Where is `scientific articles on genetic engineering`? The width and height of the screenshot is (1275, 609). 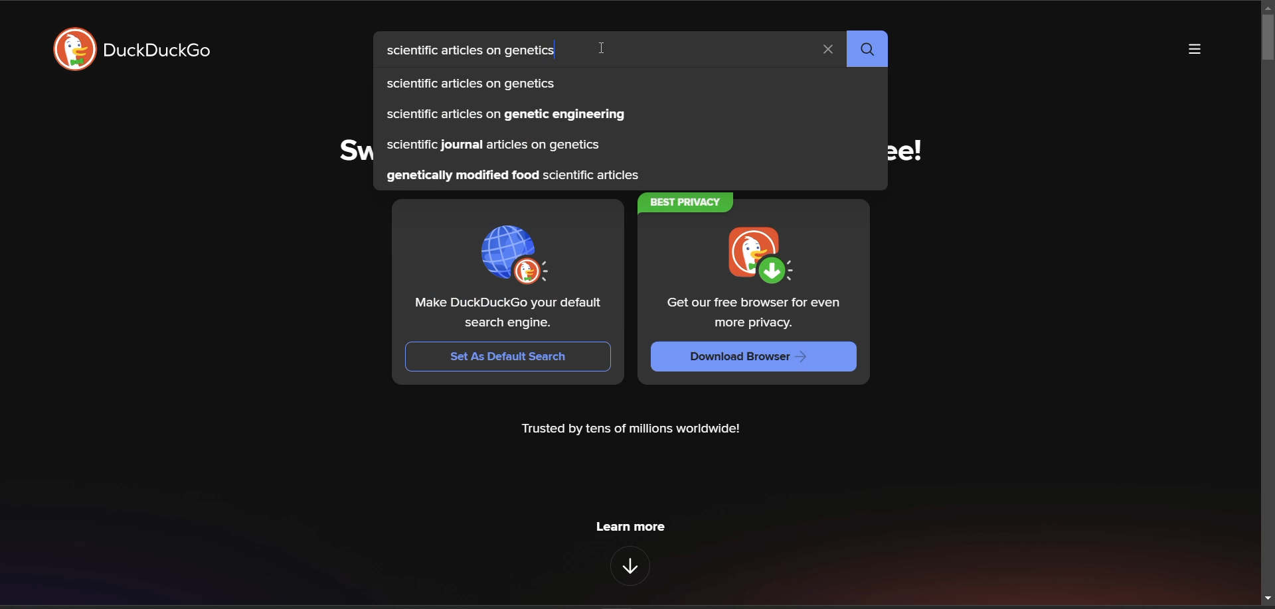
scientific articles on genetic engineering is located at coordinates (513, 116).